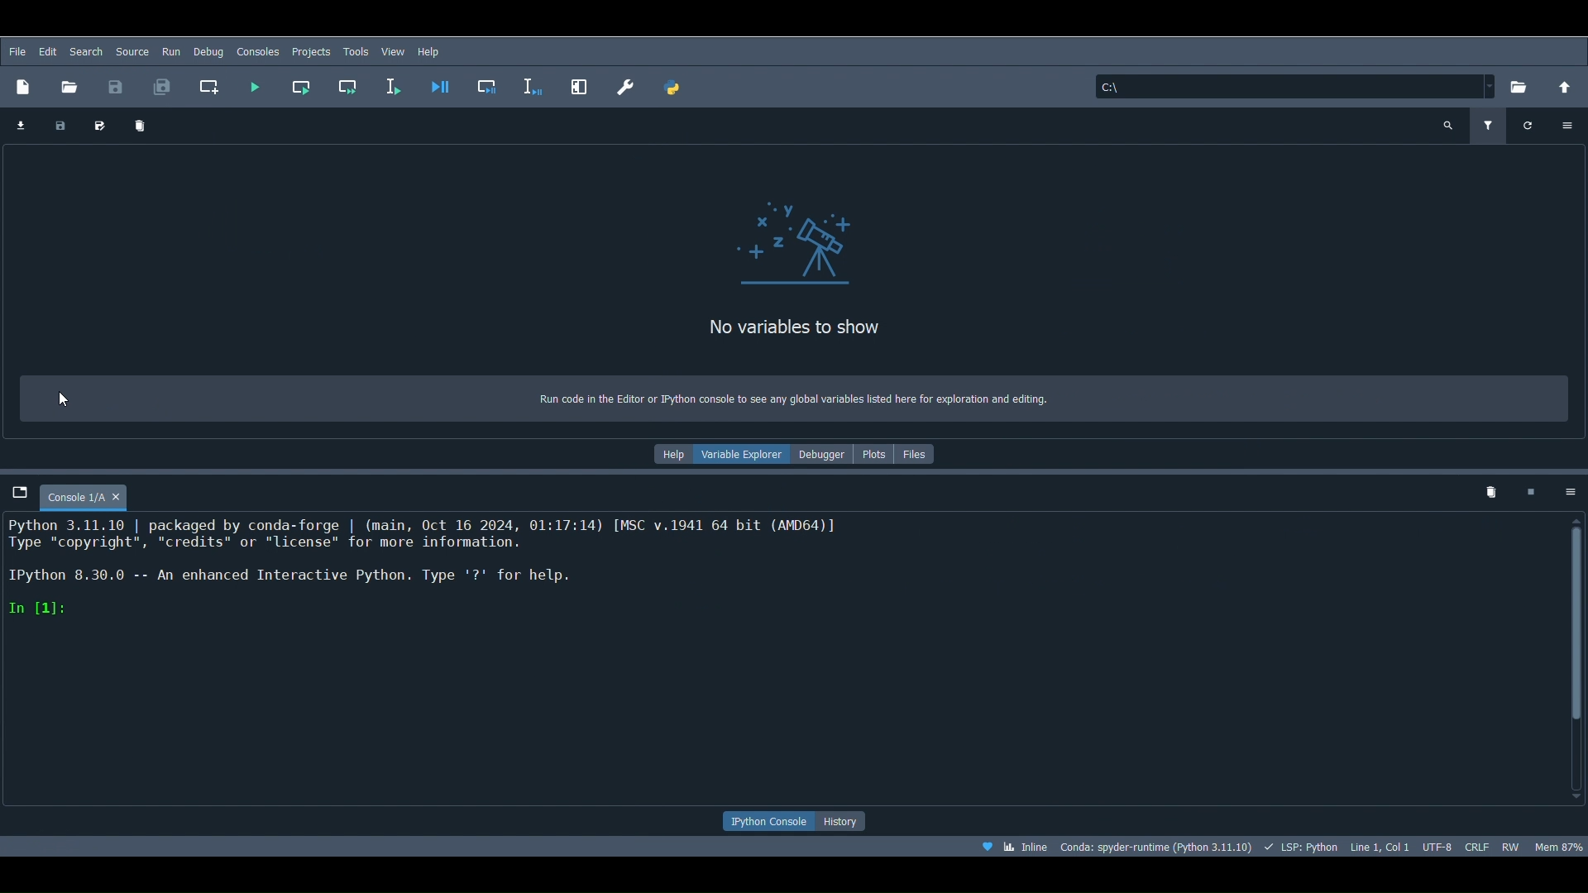 This screenshot has height=893, width=1588. Describe the element at coordinates (309, 49) in the screenshot. I see `Projects` at that location.